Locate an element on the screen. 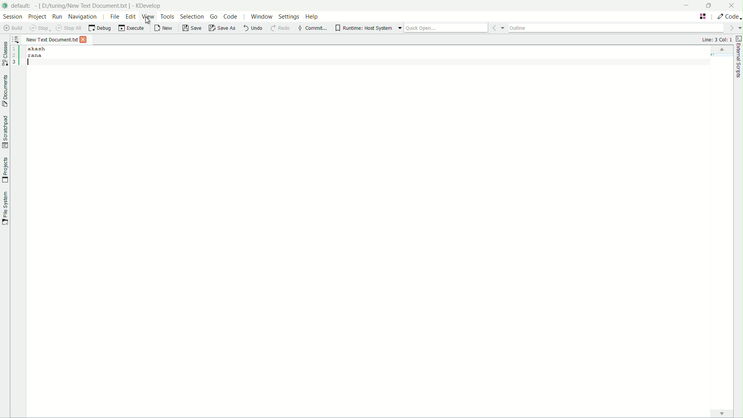 This screenshot has height=418, width=743. toggle external scripts is located at coordinates (738, 38).